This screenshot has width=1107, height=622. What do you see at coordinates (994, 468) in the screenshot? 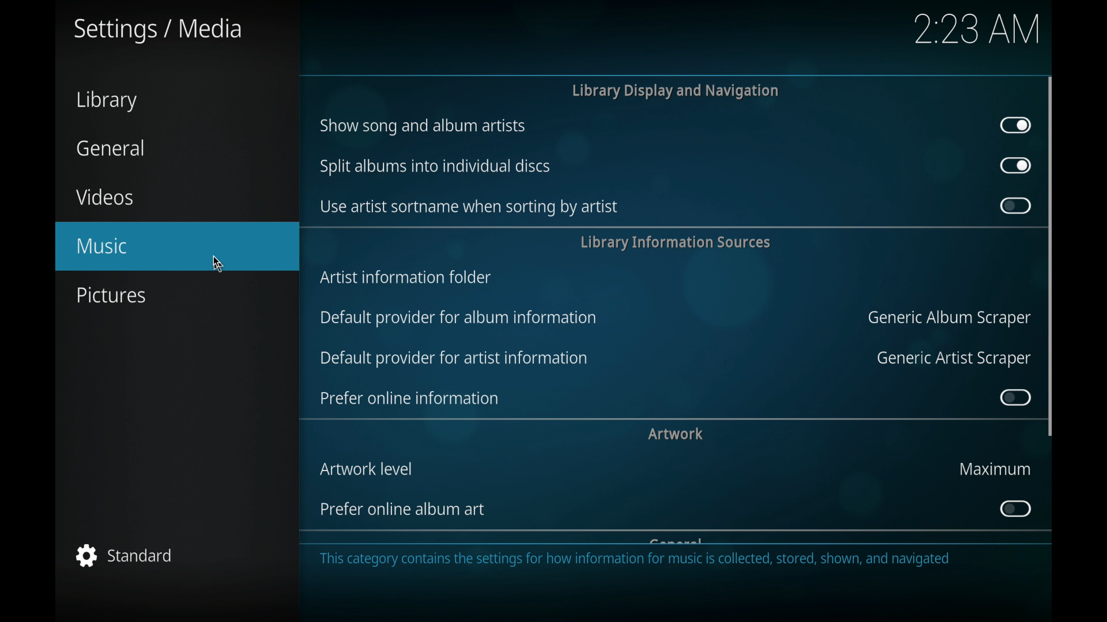
I see `maximum` at bounding box center [994, 468].